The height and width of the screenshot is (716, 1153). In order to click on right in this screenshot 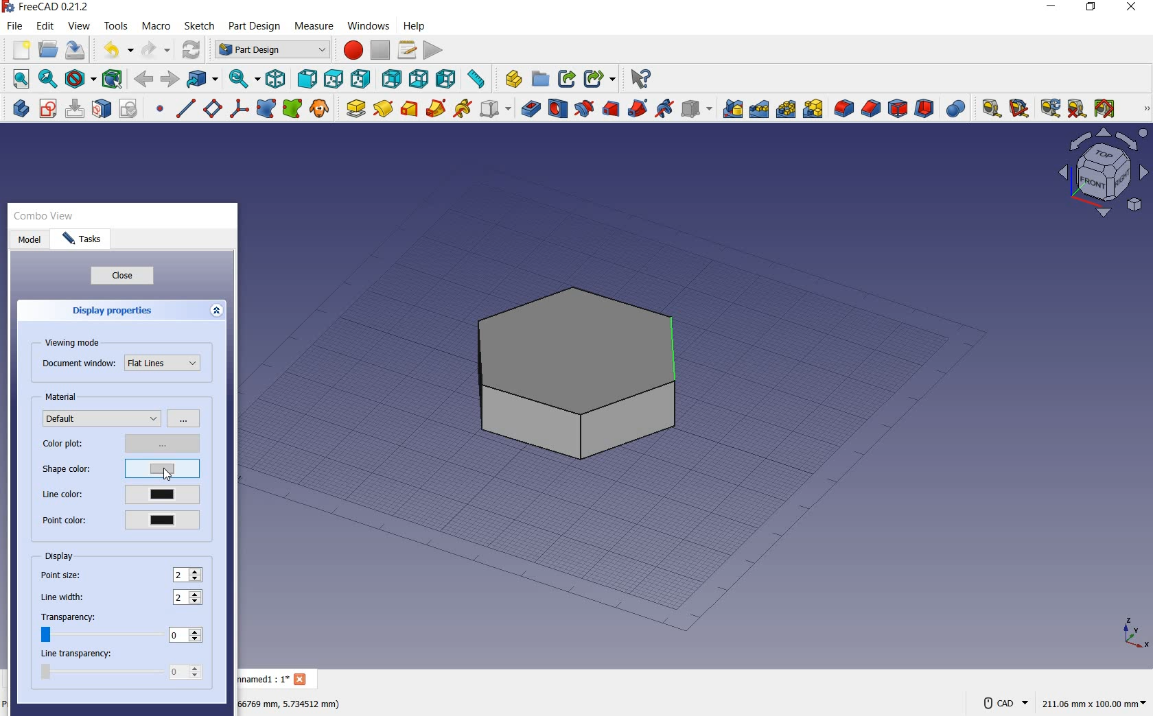, I will do `click(362, 79)`.